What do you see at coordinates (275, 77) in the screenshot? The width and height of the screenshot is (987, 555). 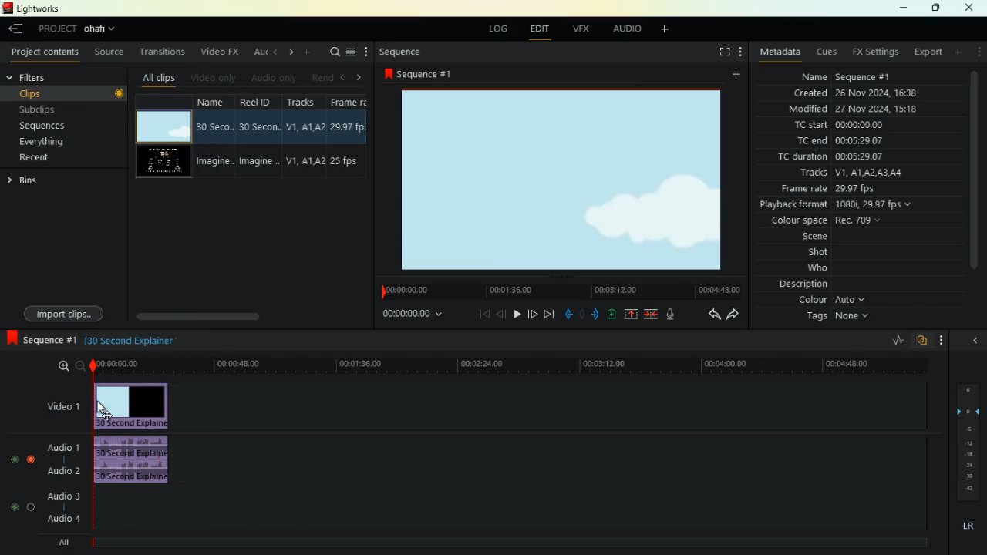 I see `audio only` at bounding box center [275, 77].